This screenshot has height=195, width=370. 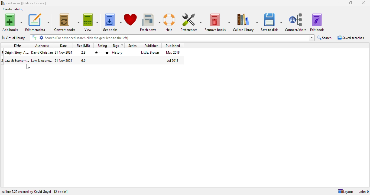 I want to click on 6.6 mbs, so click(x=83, y=61).